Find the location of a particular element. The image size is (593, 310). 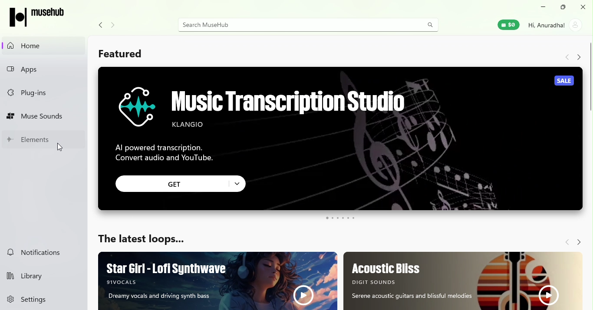

Minimize is located at coordinates (541, 7).